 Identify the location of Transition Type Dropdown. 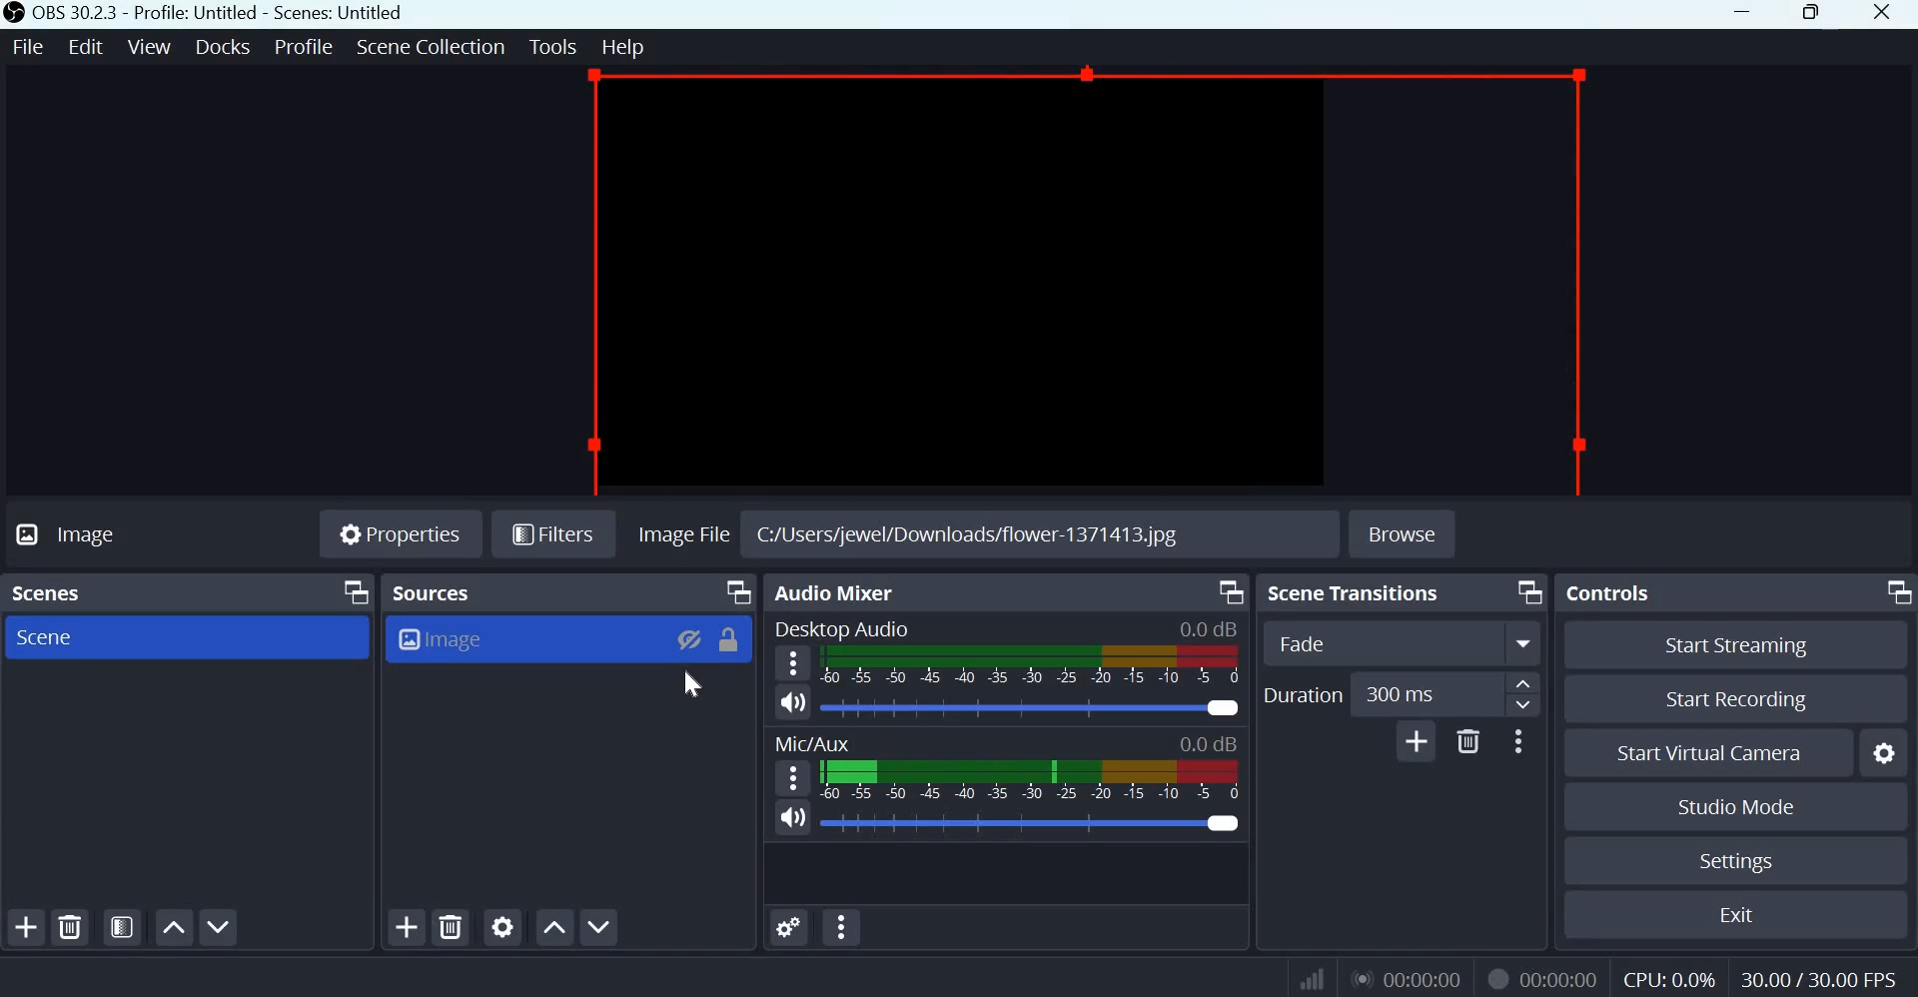
(1402, 643).